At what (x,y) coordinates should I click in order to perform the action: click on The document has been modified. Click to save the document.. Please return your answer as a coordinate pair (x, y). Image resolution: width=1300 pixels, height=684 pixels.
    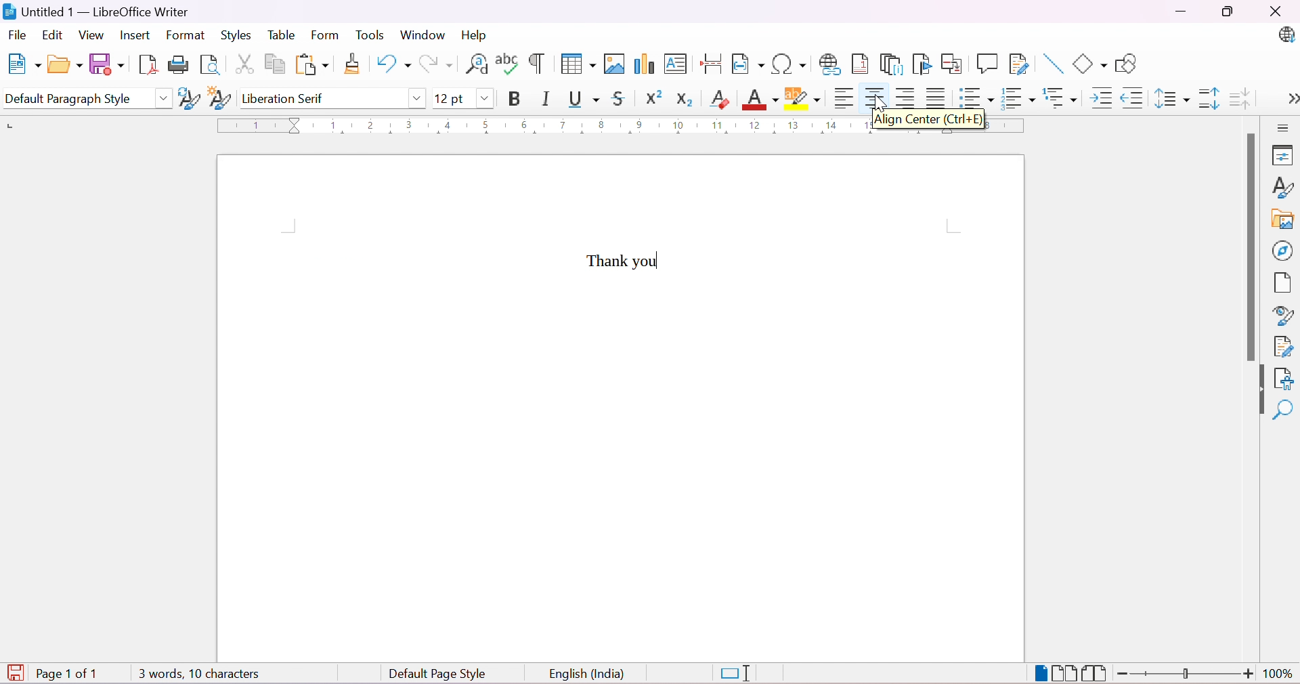
    Looking at the image, I should click on (15, 672).